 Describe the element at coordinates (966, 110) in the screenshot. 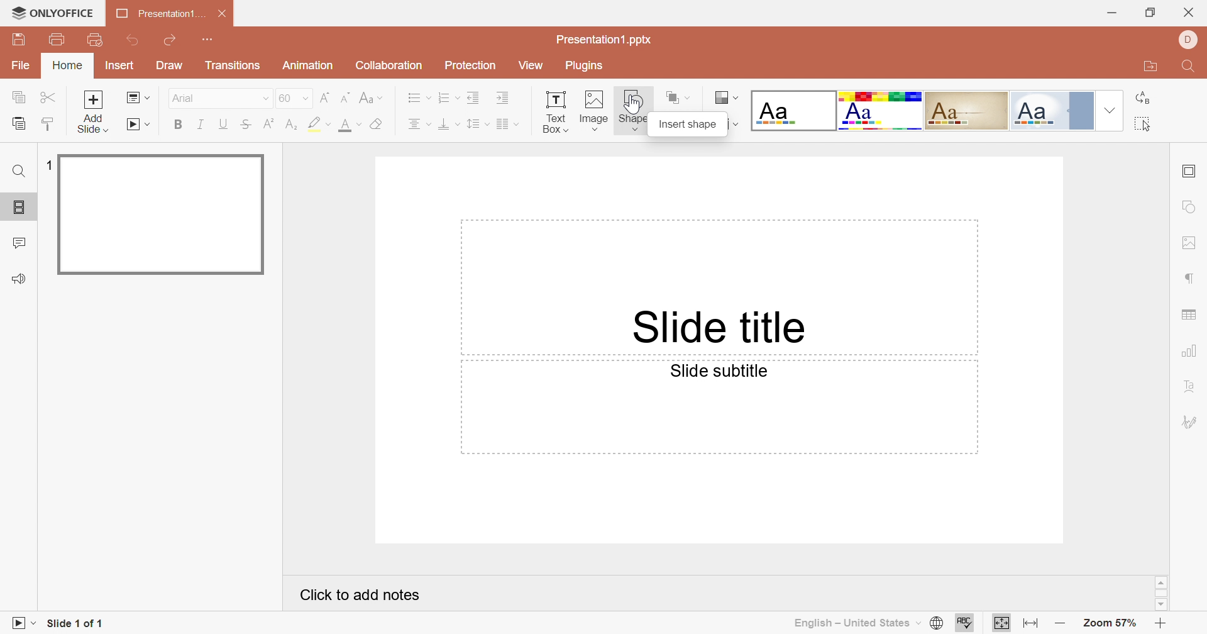

I see `Classic` at that location.